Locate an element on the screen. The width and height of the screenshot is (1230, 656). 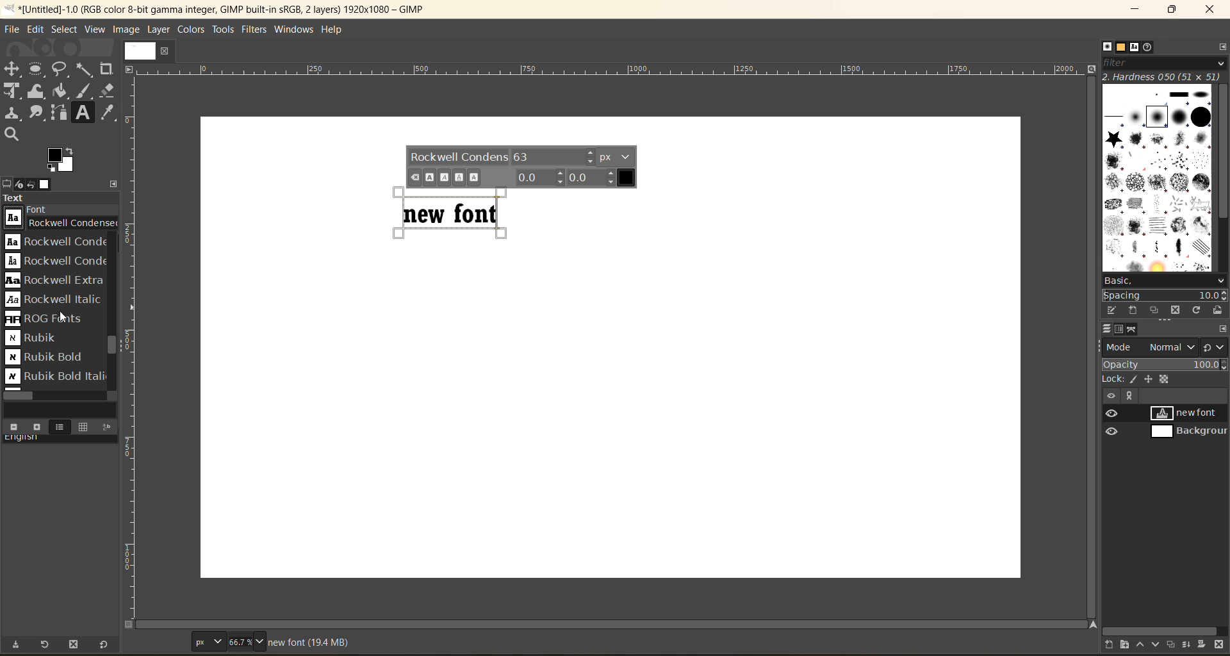
duplicate this brush is located at coordinates (1155, 309).